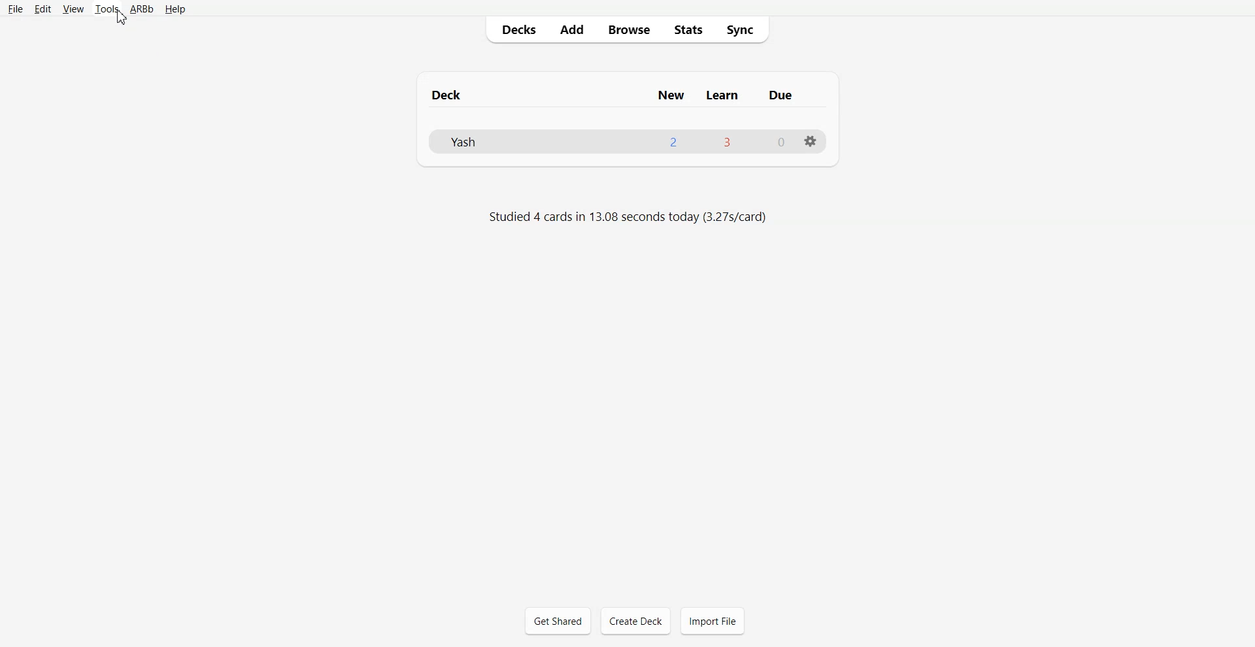  Describe the element at coordinates (142, 9) in the screenshot. I see `ARBb` at that location.